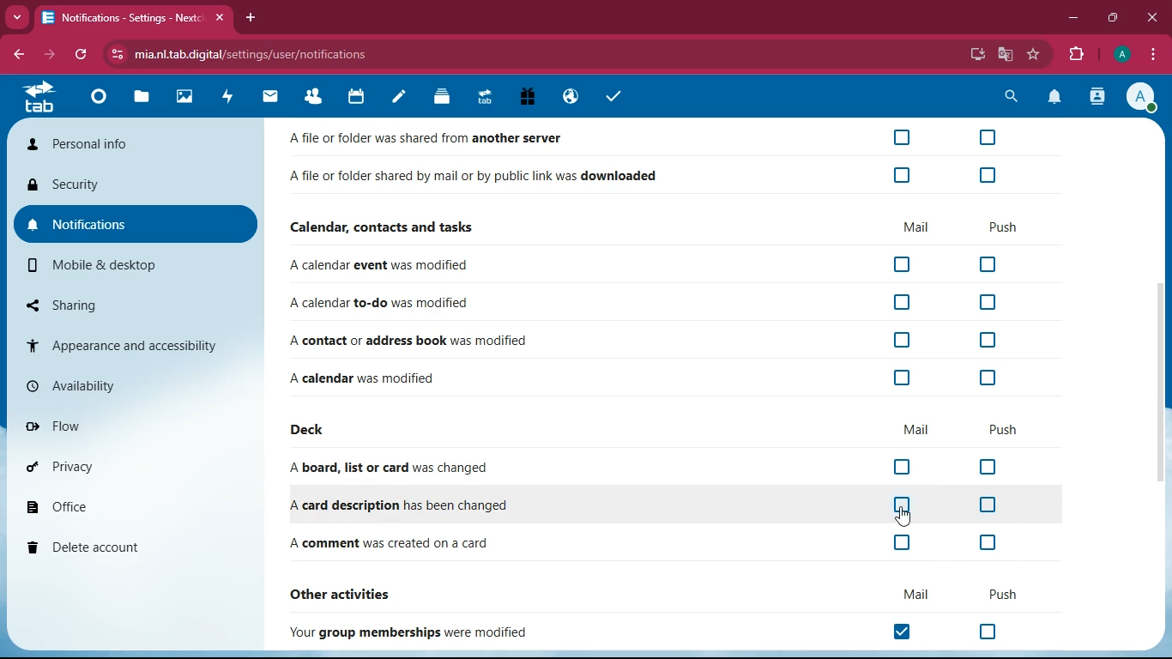 This screenshot has height=659, width=1172. Describe the element at coordinates (1006, 54) in the screenshot. I see `google translate` at that location.